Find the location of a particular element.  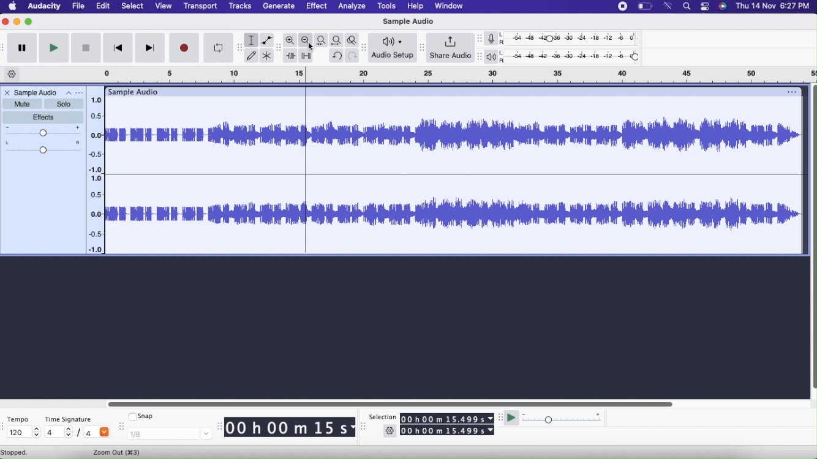

Time Signature is located at coordinates (70, 419).